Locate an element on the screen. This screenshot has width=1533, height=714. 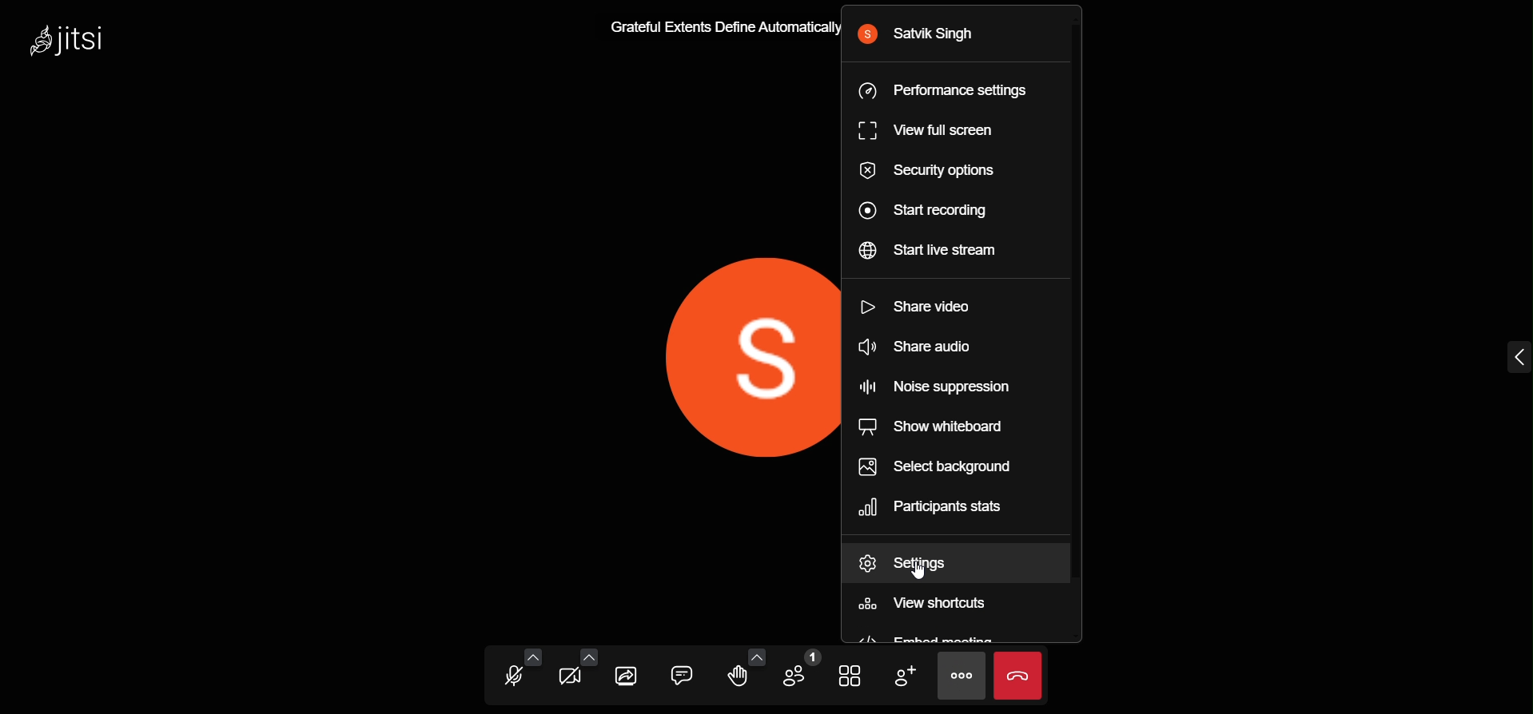
share video is located at coordinates (925, 310).